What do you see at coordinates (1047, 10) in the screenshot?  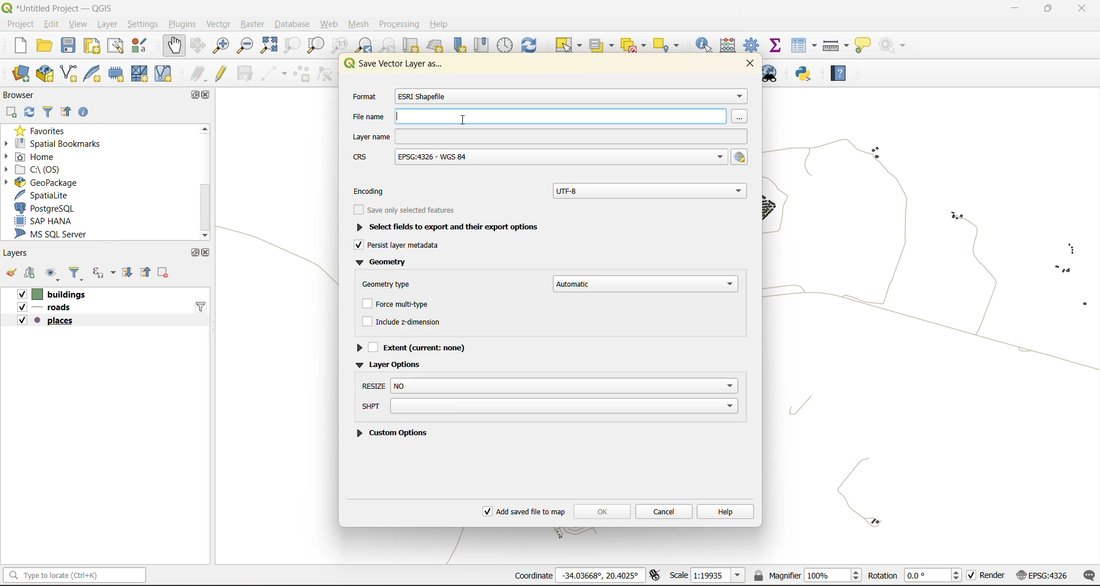 I see `maximize` at bounding box center [1047, 10].